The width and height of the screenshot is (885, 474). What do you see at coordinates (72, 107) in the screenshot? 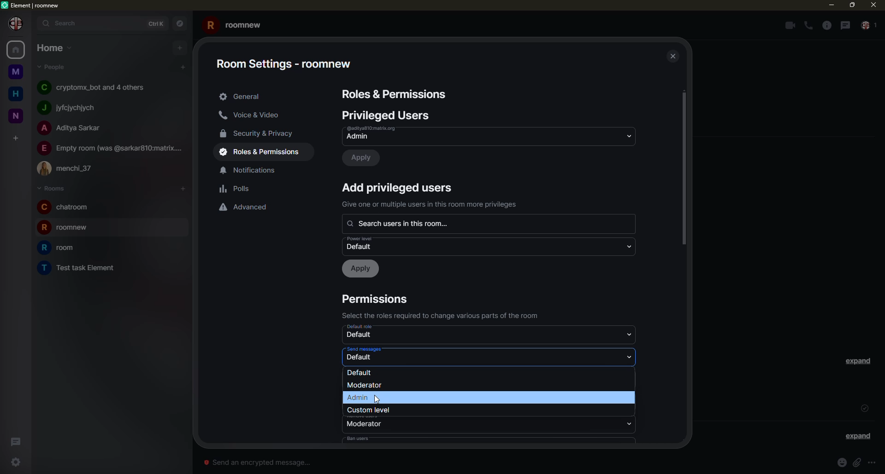
I see `people` at bounding box center [72, 107].